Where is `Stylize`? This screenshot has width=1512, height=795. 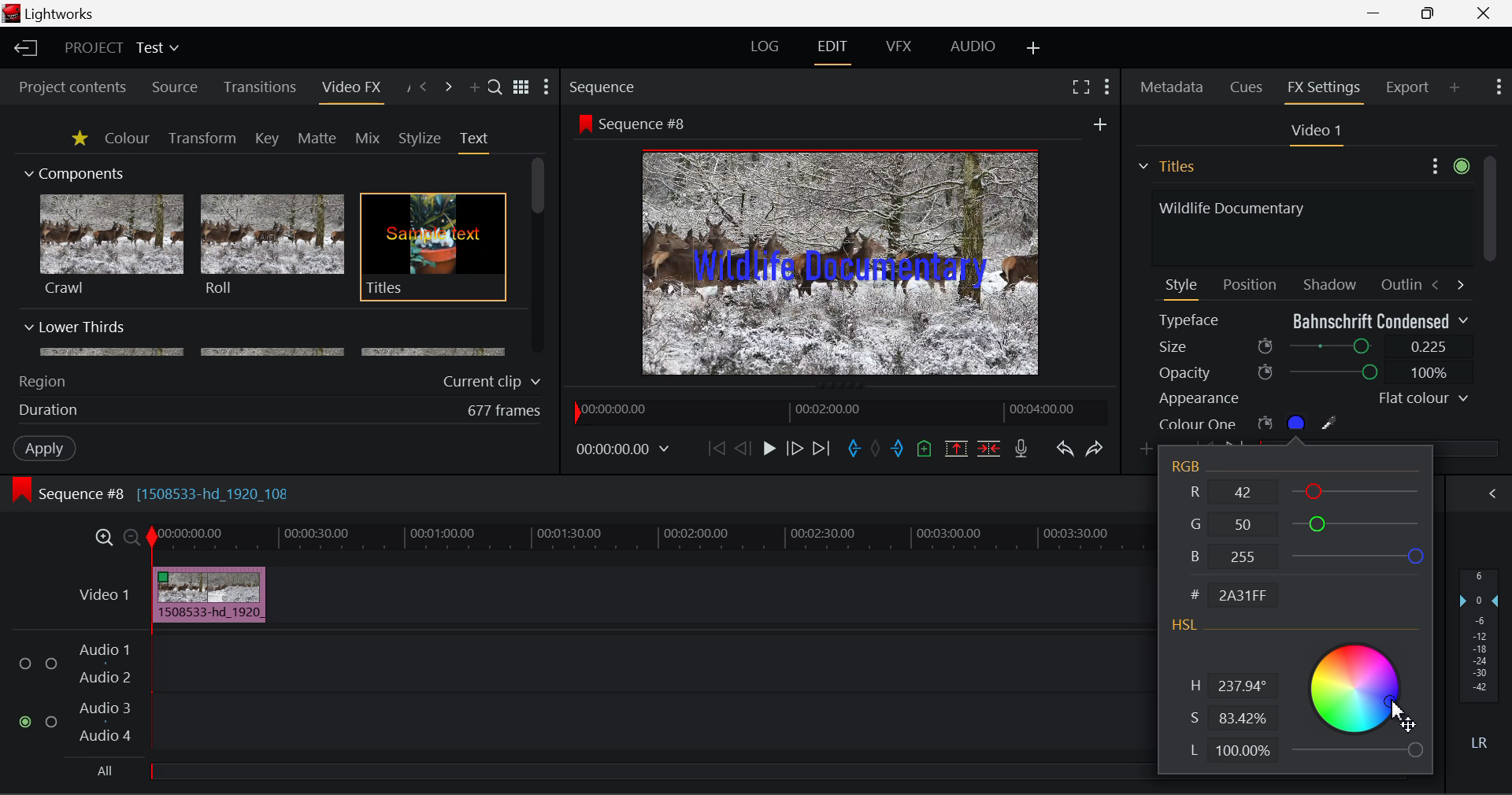
Stylize is located at coordinates (421, 139).